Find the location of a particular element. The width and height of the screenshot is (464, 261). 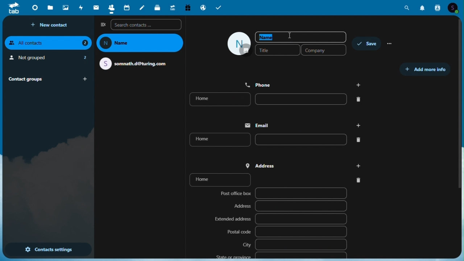

cursor is located at coordinates (290, 36).